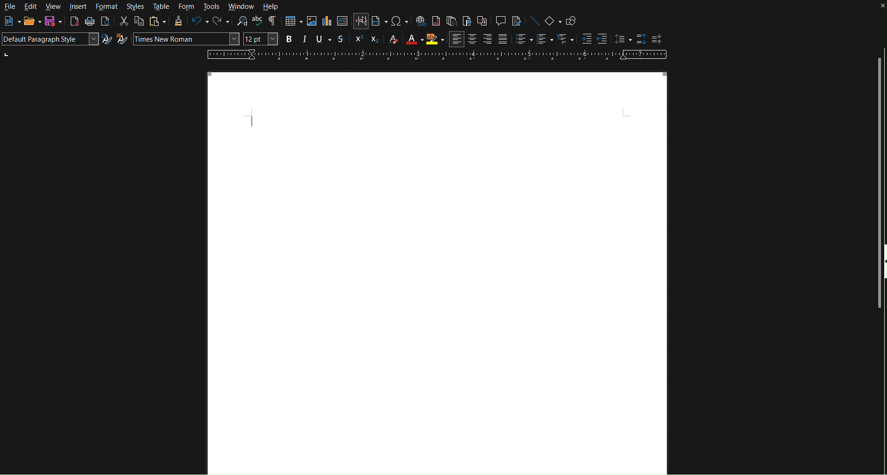 The image size is (887, 475). I want to click on Toggle unordered list, so click(521, 39).